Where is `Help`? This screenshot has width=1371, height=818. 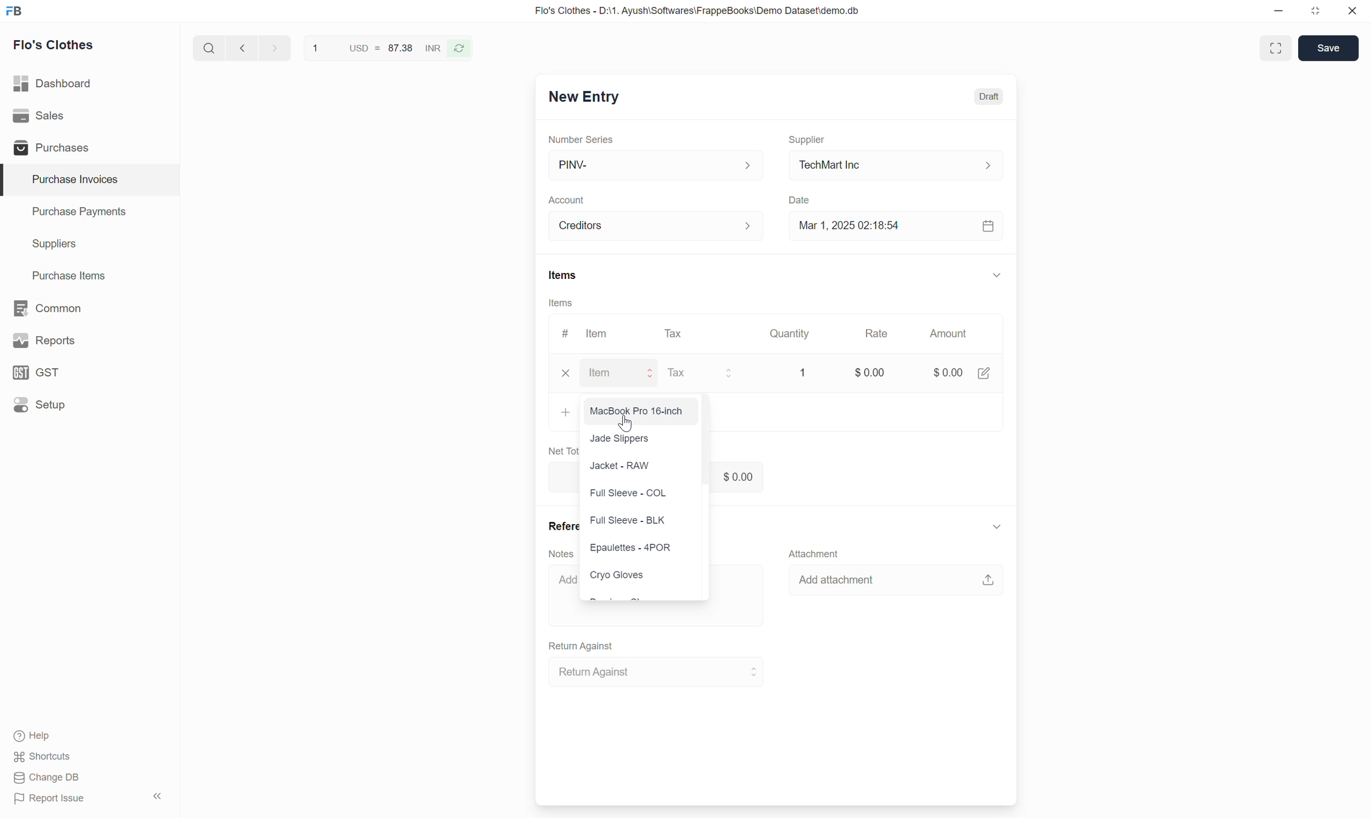
Help is located at coordinates (37, 736).